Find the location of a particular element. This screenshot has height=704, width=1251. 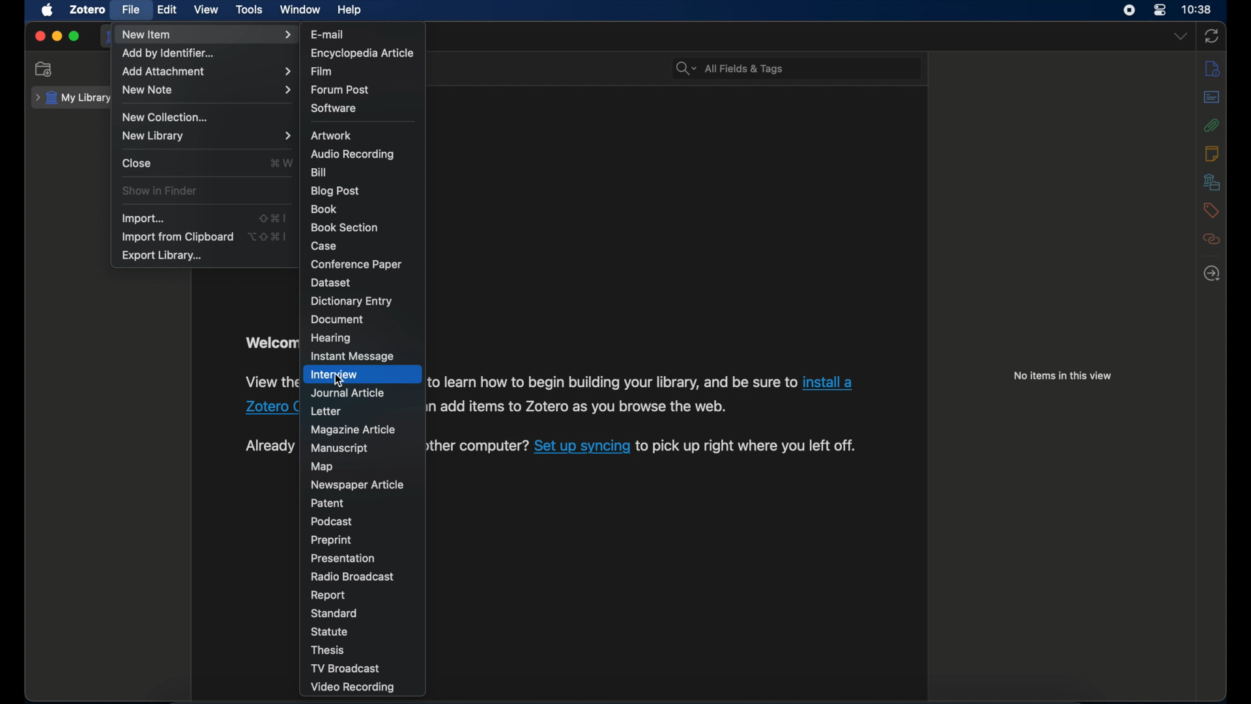

add attachment is located at coordinates (208, 72).